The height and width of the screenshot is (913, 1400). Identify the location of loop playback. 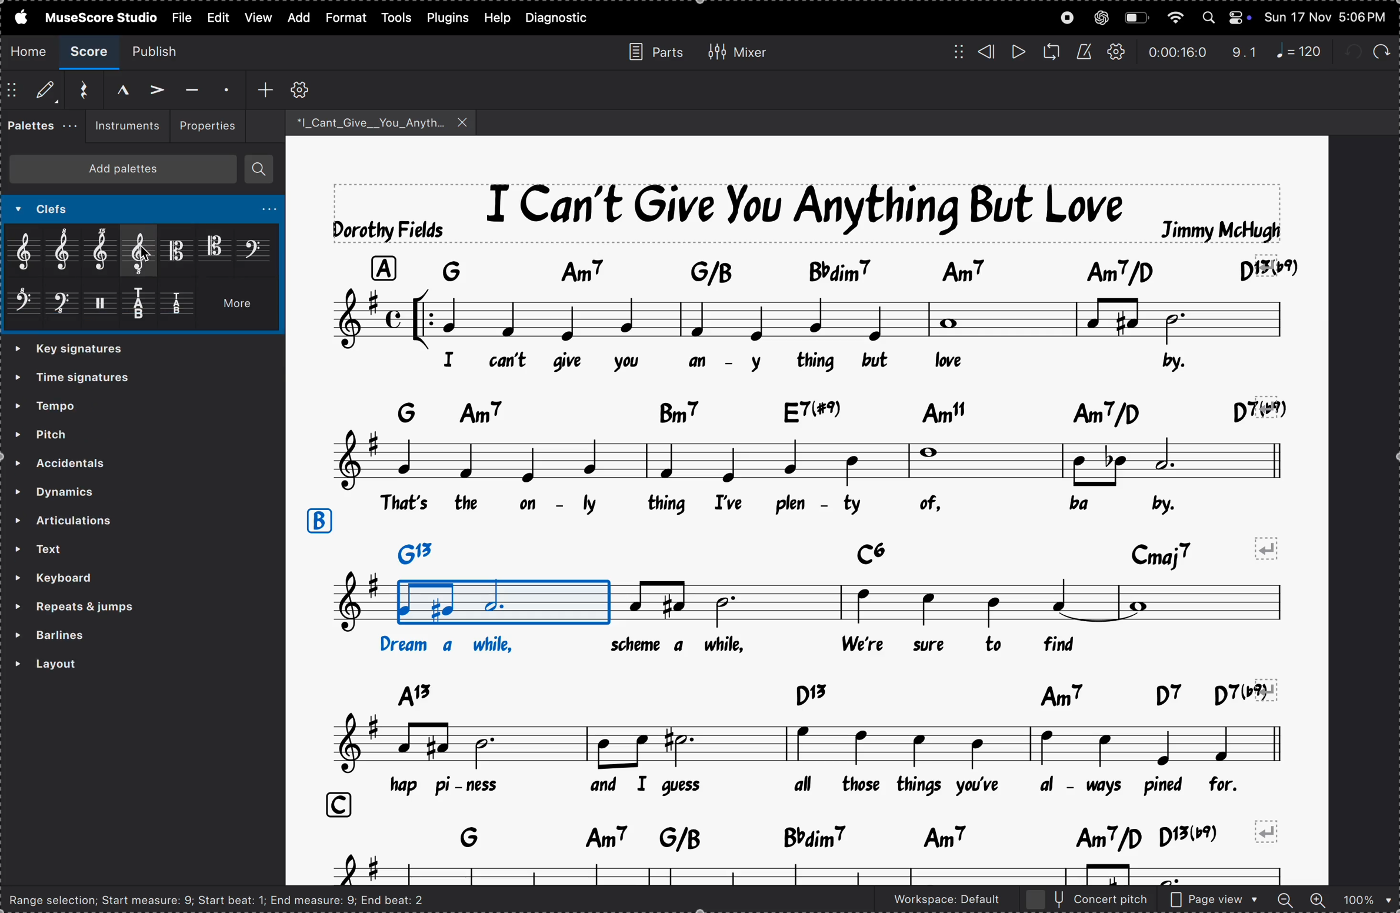
(1051, 52).